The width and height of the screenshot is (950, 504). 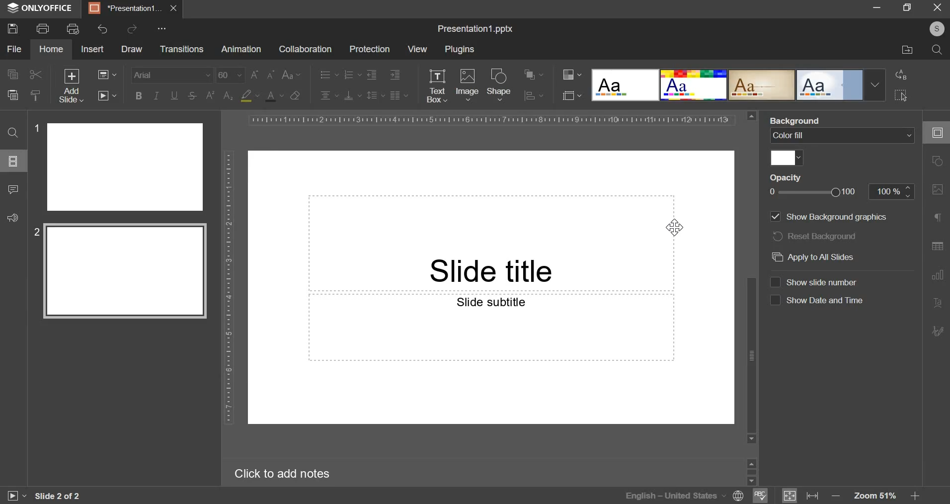 What do you see at coordinates (292, 74) in the screenshot?
I see `change case` at bounding box center [292, 74].